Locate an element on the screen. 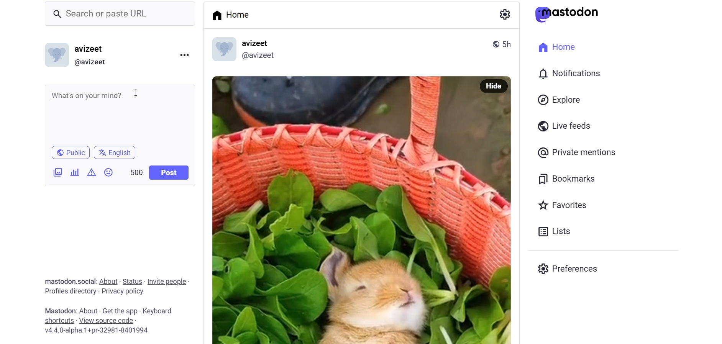 Image resolution: width=722 pixels, height=344 pixels. post is located at coordinates (171, 173).